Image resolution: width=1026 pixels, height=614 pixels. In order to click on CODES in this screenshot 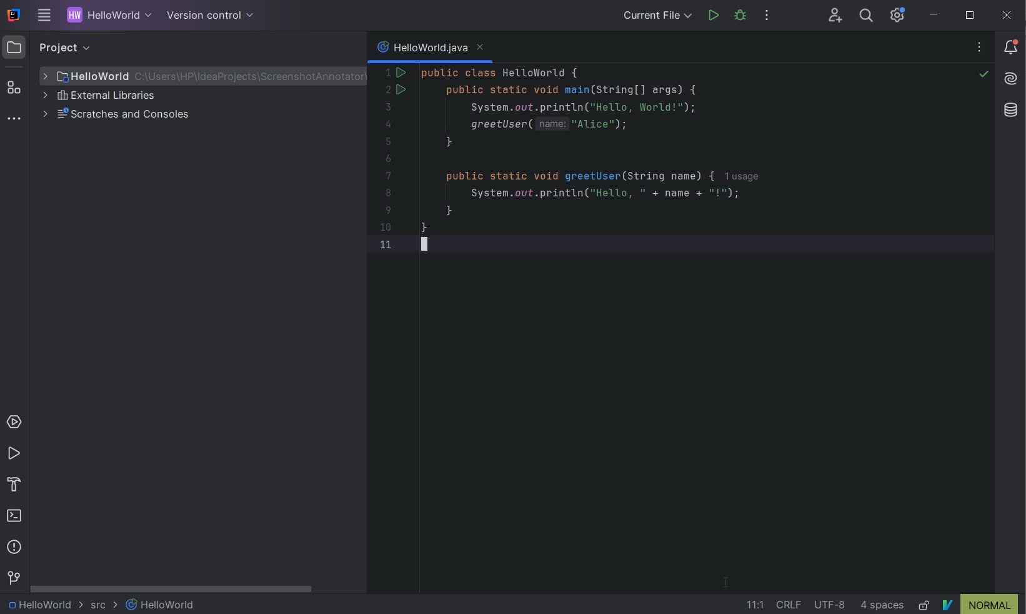, I will do `click(627, 168)`.